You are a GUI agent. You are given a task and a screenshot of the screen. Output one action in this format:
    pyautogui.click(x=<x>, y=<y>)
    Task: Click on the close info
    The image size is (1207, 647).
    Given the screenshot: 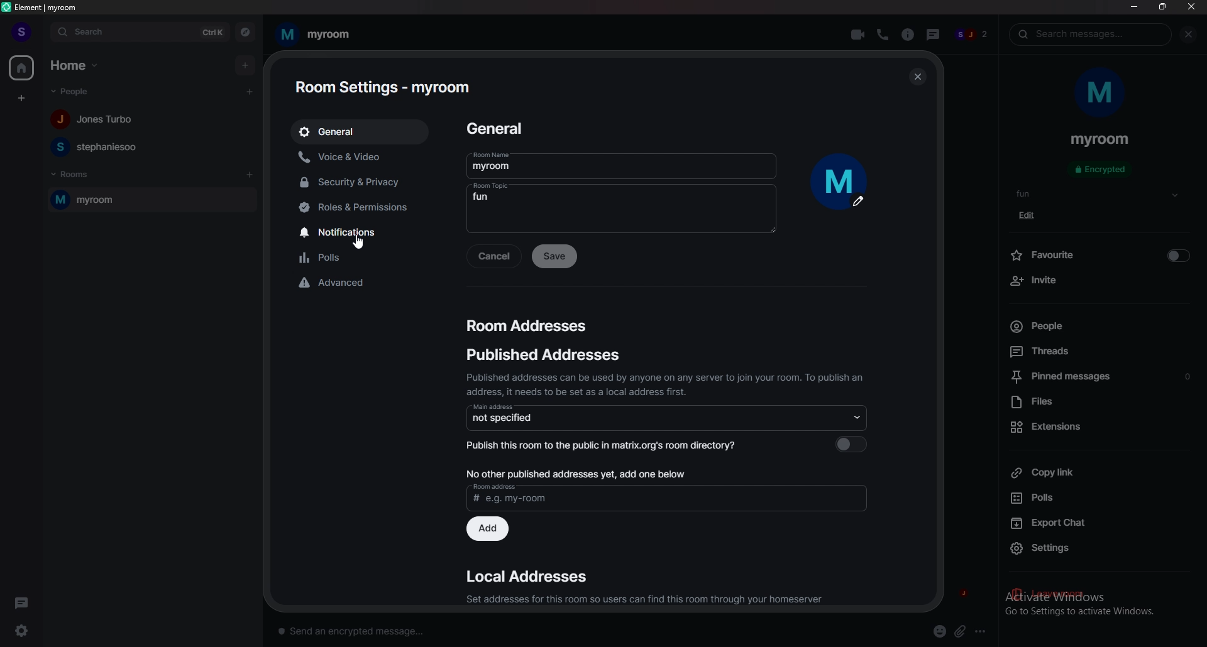 What is the action you would take?
    pyautogui.click(x=1186, y=35)
    